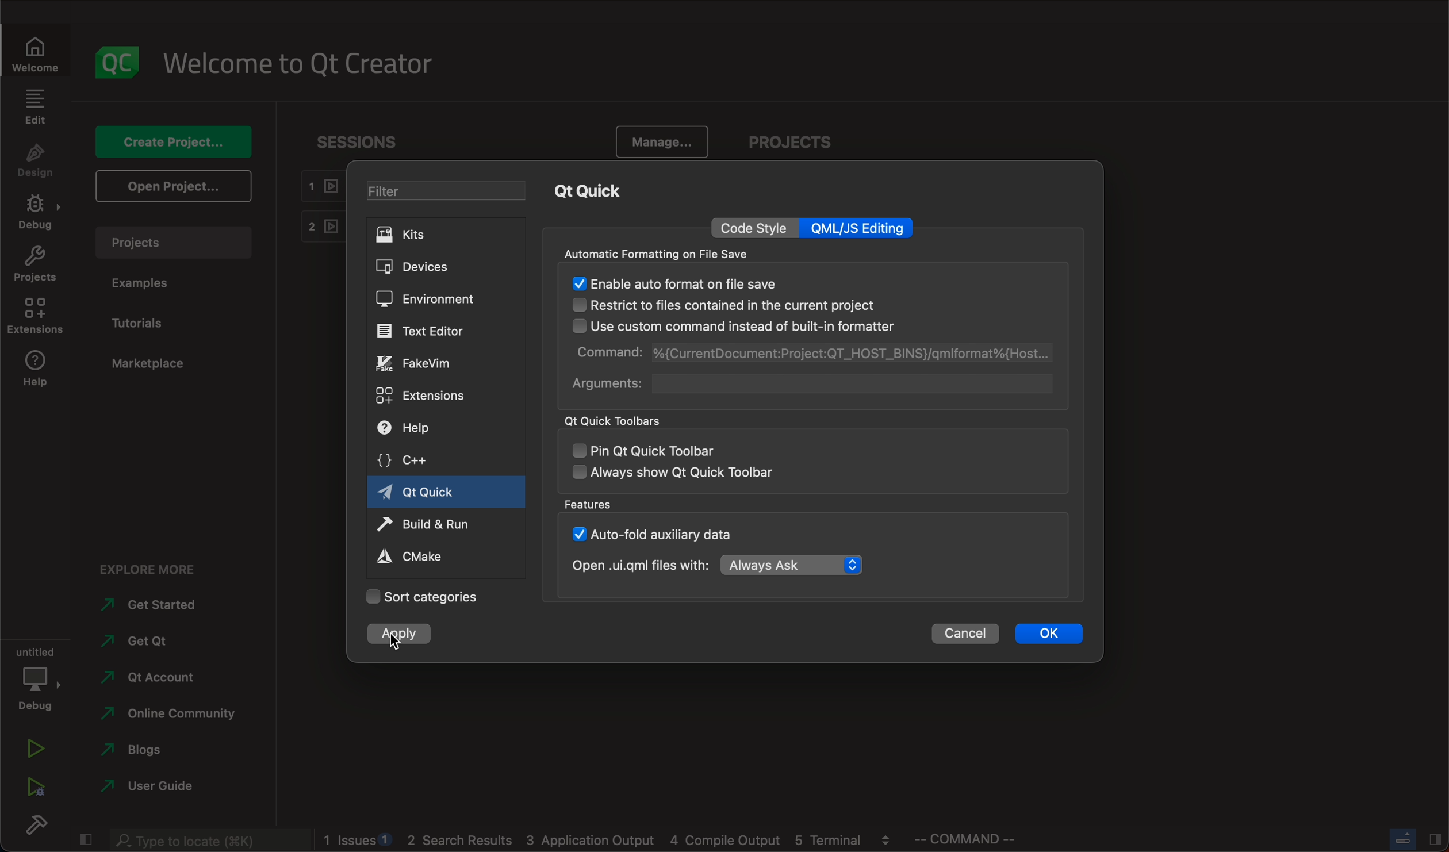 This screenshot has height=852, width=1449. I want to click on build, so click(37, 822).